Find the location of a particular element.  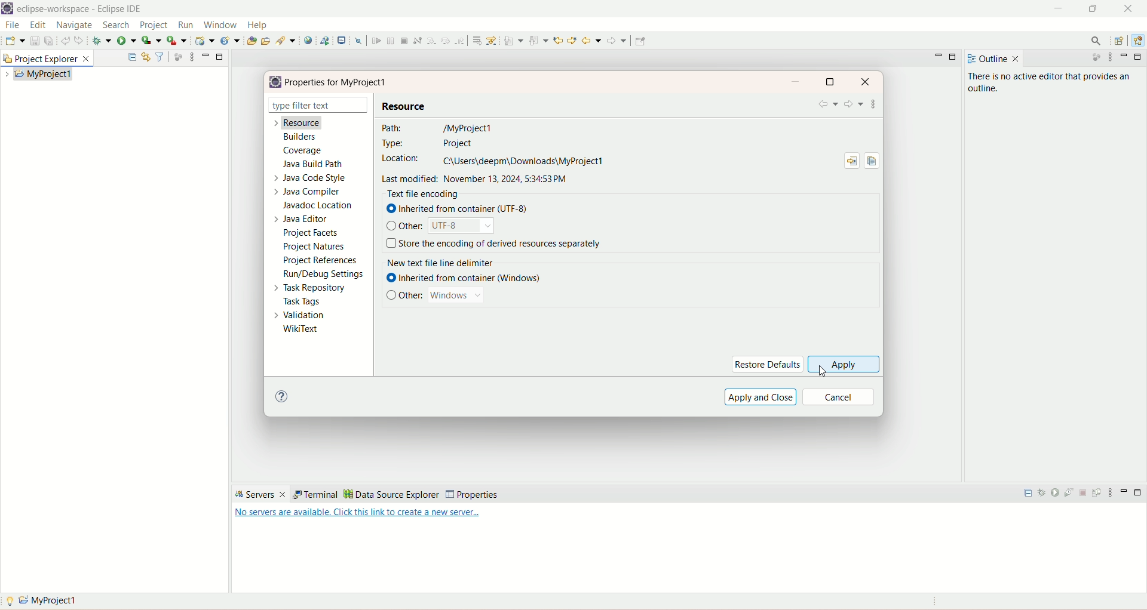

check box is located at coordinates (389, 229).